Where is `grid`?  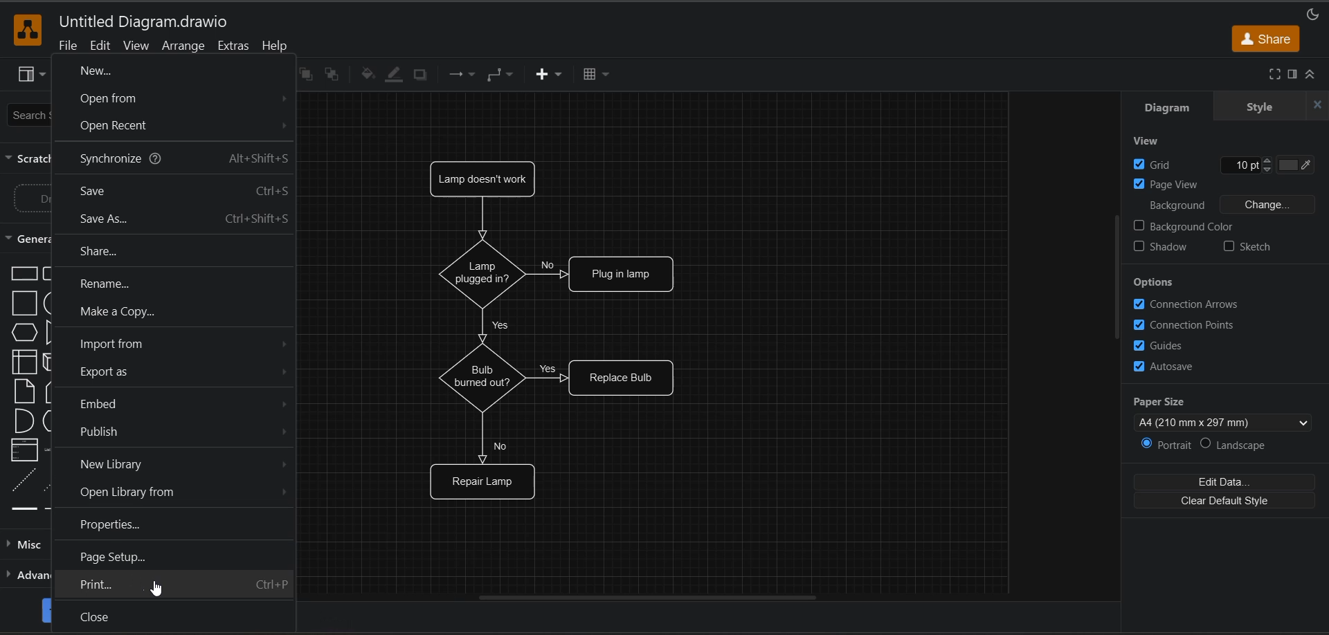 grid is located at coordinates (1223, 163).